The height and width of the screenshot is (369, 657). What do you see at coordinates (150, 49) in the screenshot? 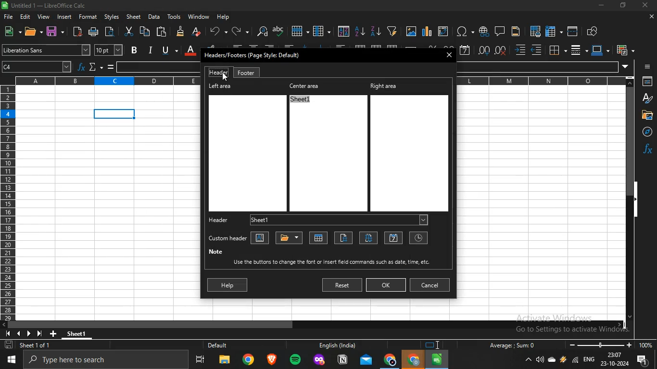
I see `italic` at bounding box center [150, 49].